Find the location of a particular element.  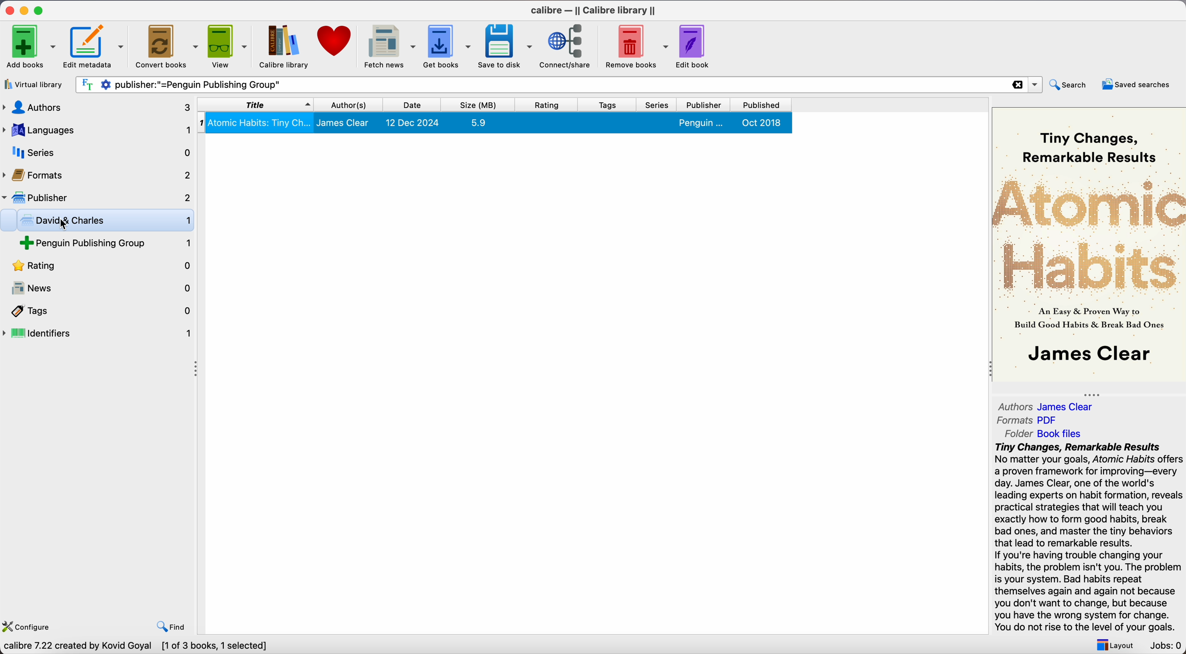

find is located at coordinates (173, 626).